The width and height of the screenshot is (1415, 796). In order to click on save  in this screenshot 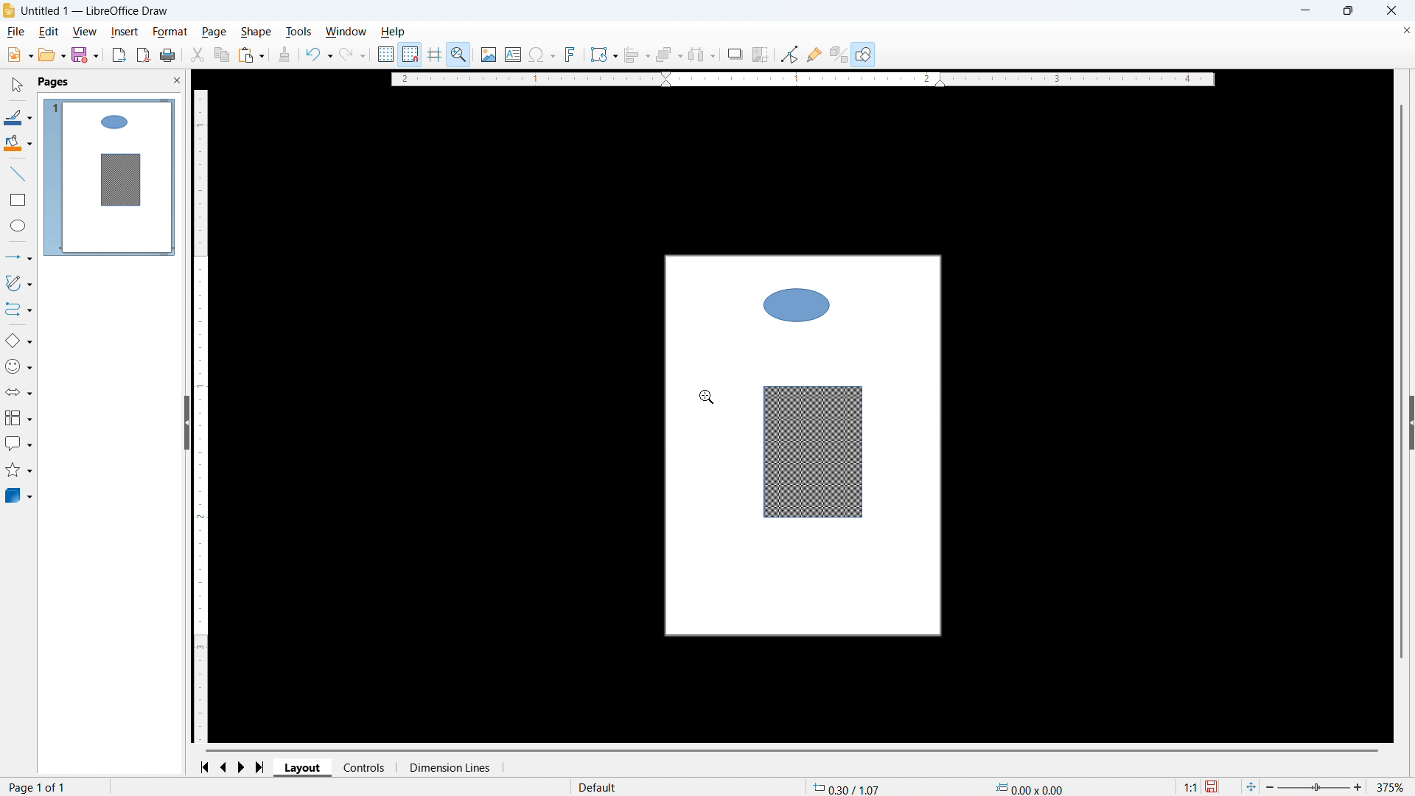, I will do `click(85, 55)`.